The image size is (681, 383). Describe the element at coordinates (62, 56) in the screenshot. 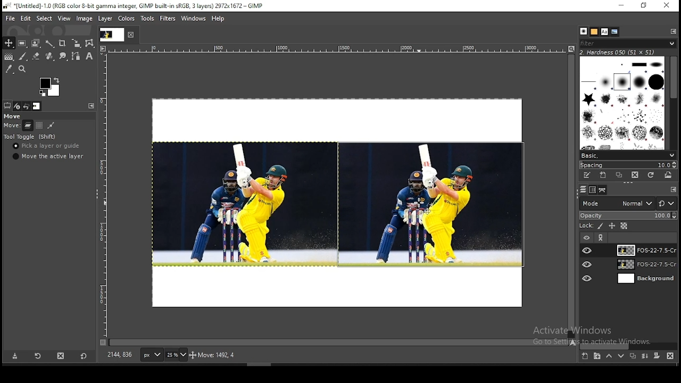

I see `smudge tool` at that location.